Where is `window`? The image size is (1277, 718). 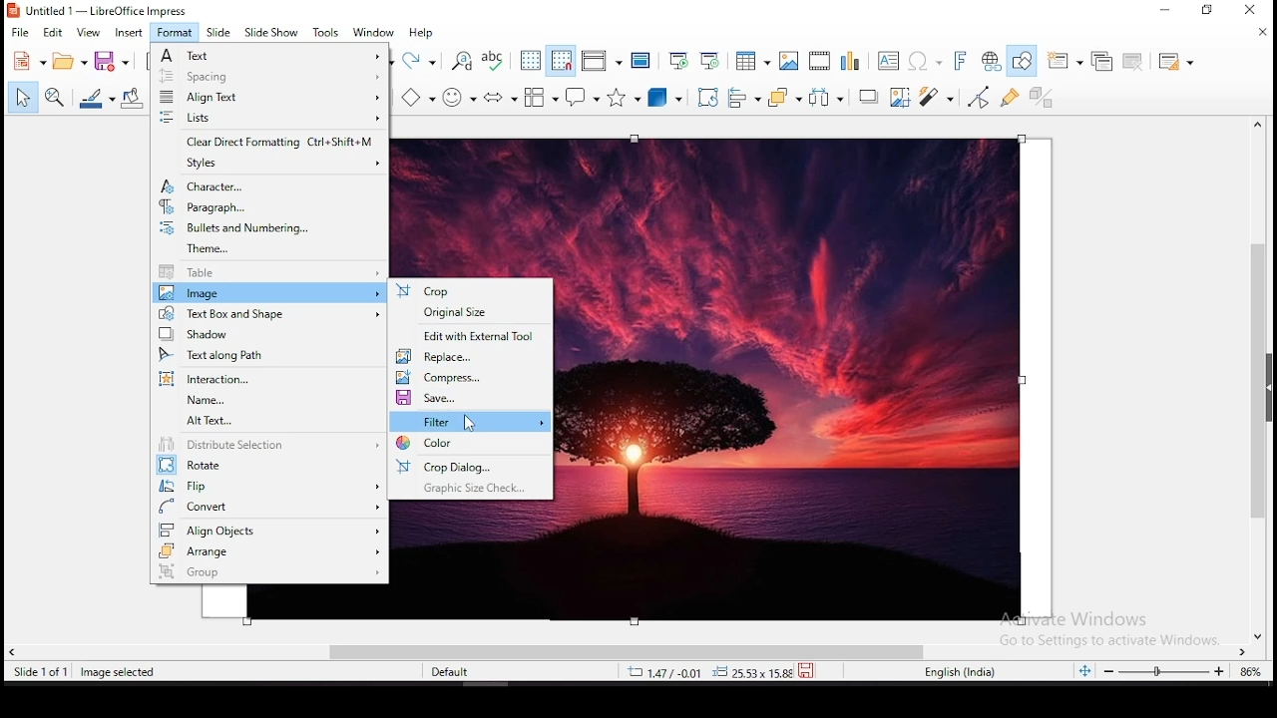
window is located at coordinates (376, 32).